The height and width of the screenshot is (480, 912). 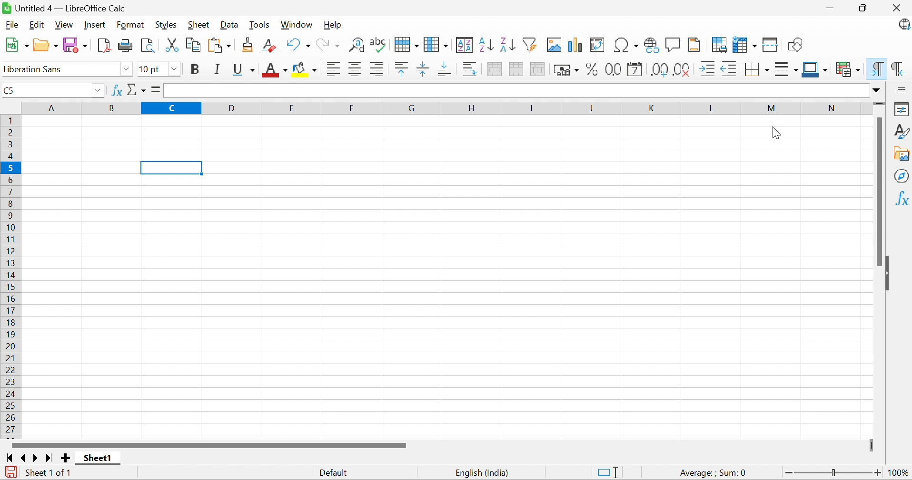 What do you see at coordinates (259, 25) in the screenshot?
I see `Tools` at bounding box center [259, 25].